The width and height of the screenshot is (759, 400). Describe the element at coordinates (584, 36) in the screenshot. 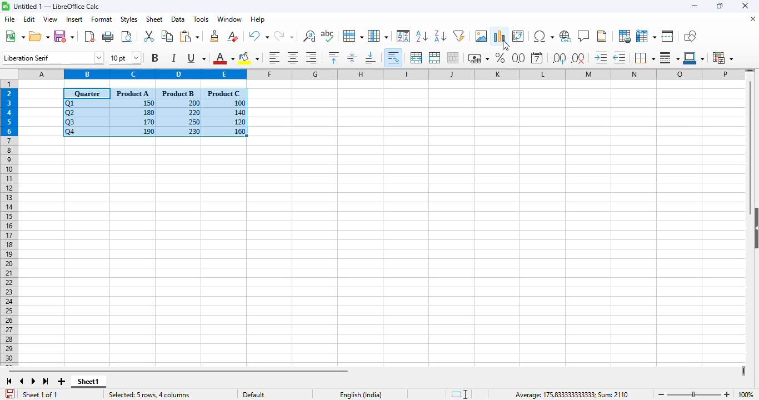

I see `insert comment` at that location.